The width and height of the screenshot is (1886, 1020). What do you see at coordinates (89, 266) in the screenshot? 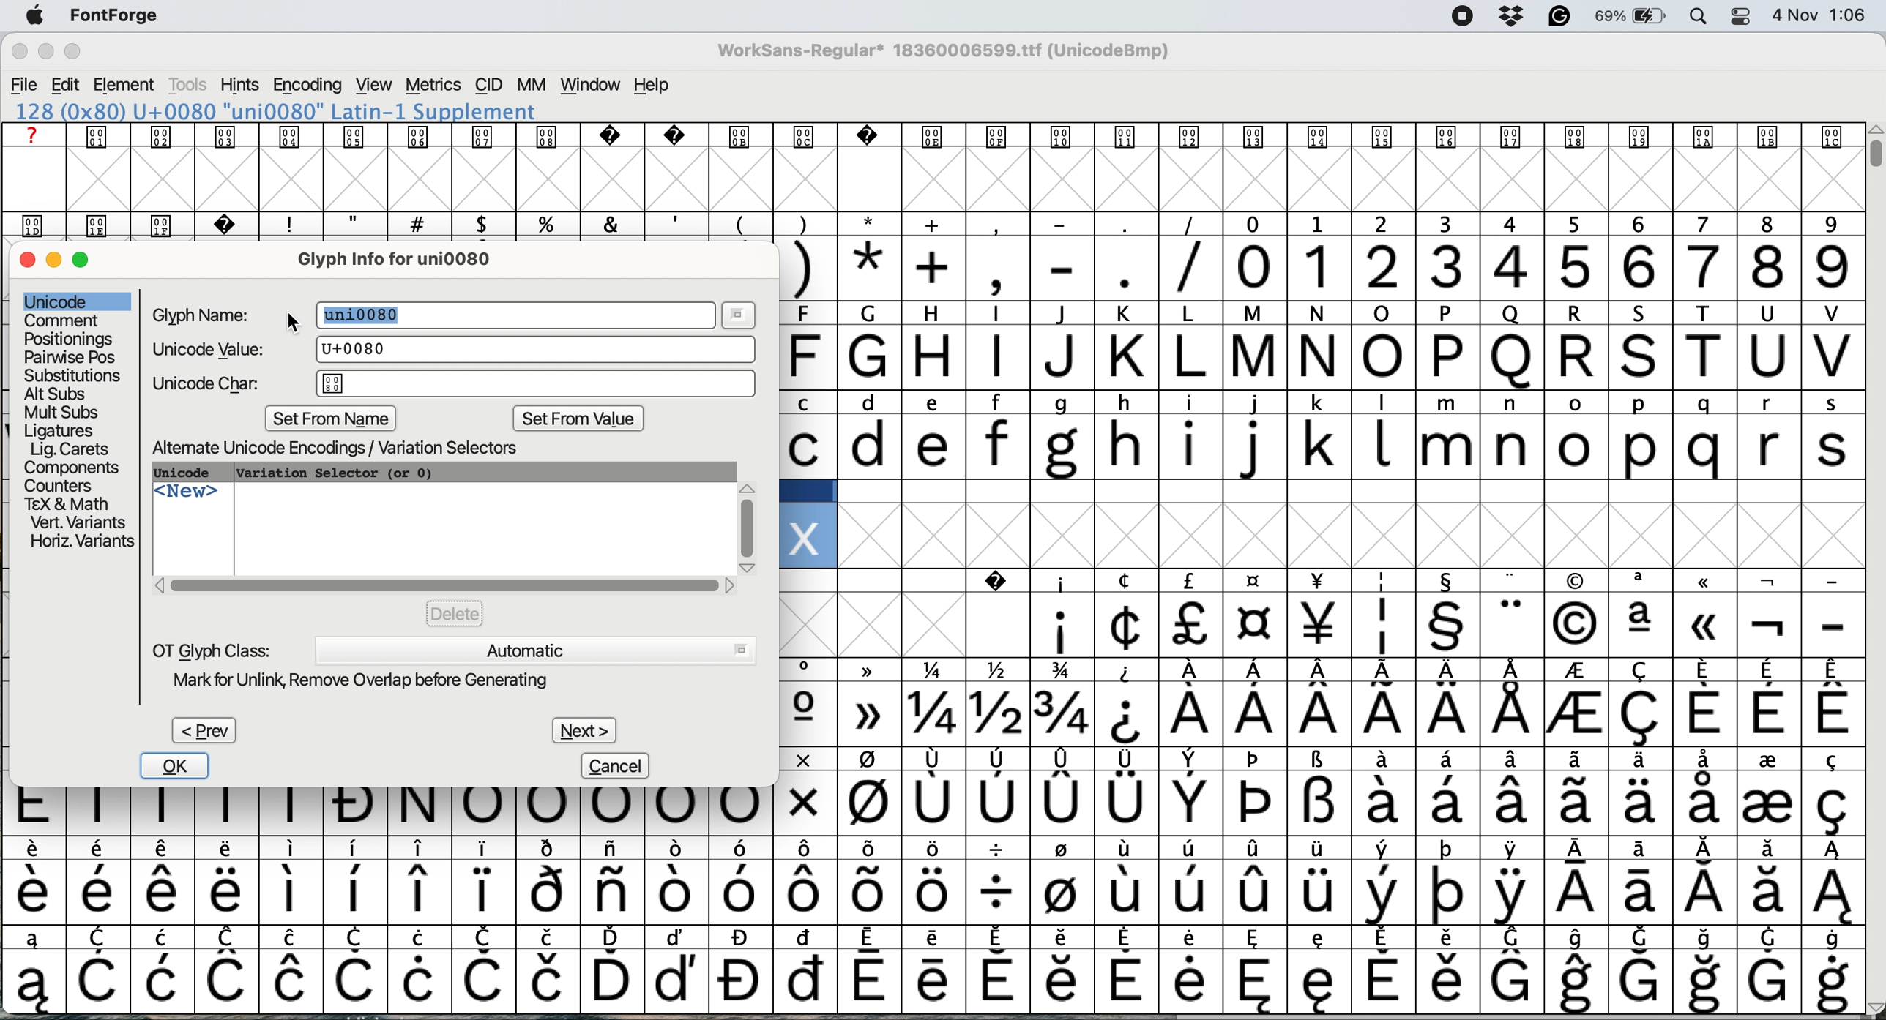
I see `maximise` at bounding box center [89, 266].